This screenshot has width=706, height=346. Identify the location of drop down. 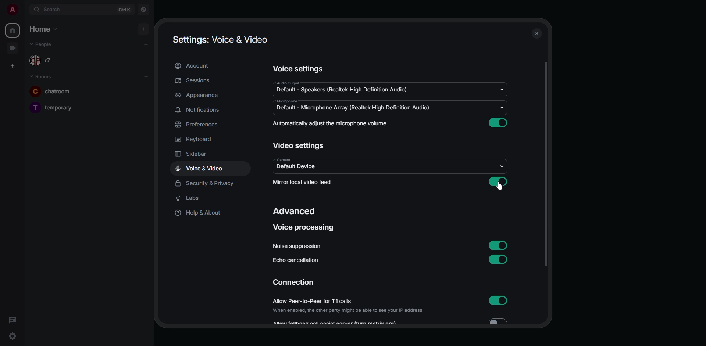
(502, 166).